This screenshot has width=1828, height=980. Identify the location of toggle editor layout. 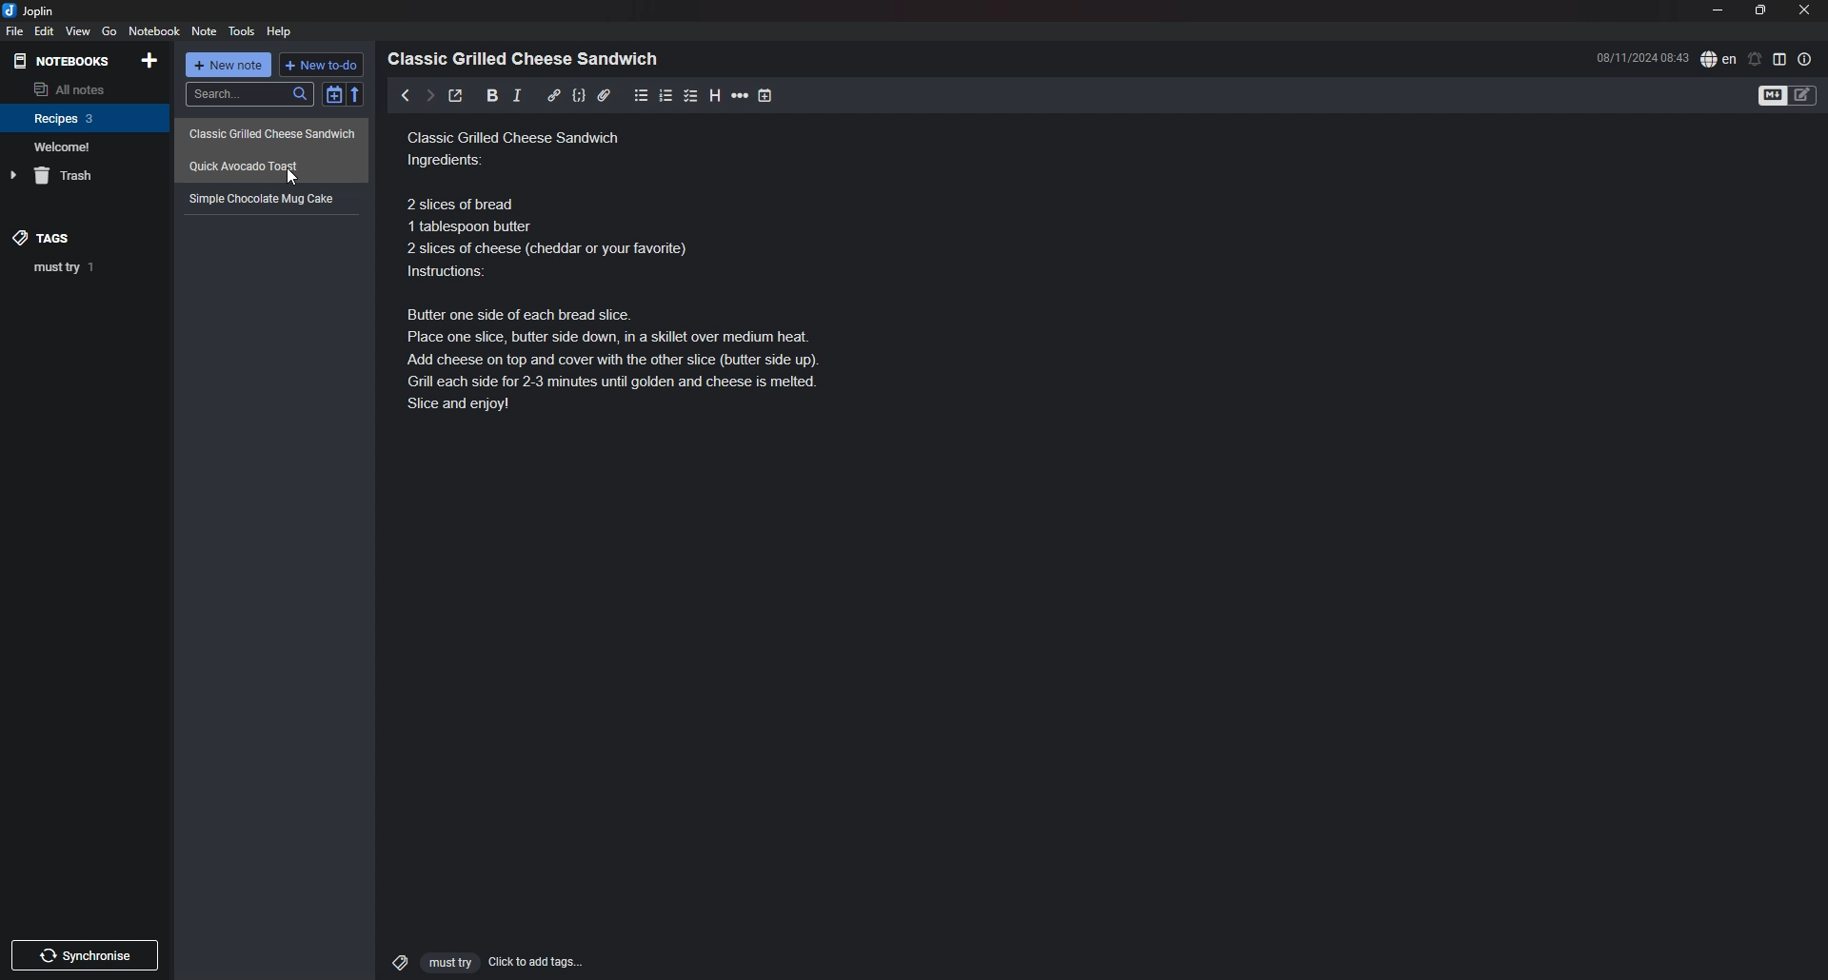
(1780, 59).